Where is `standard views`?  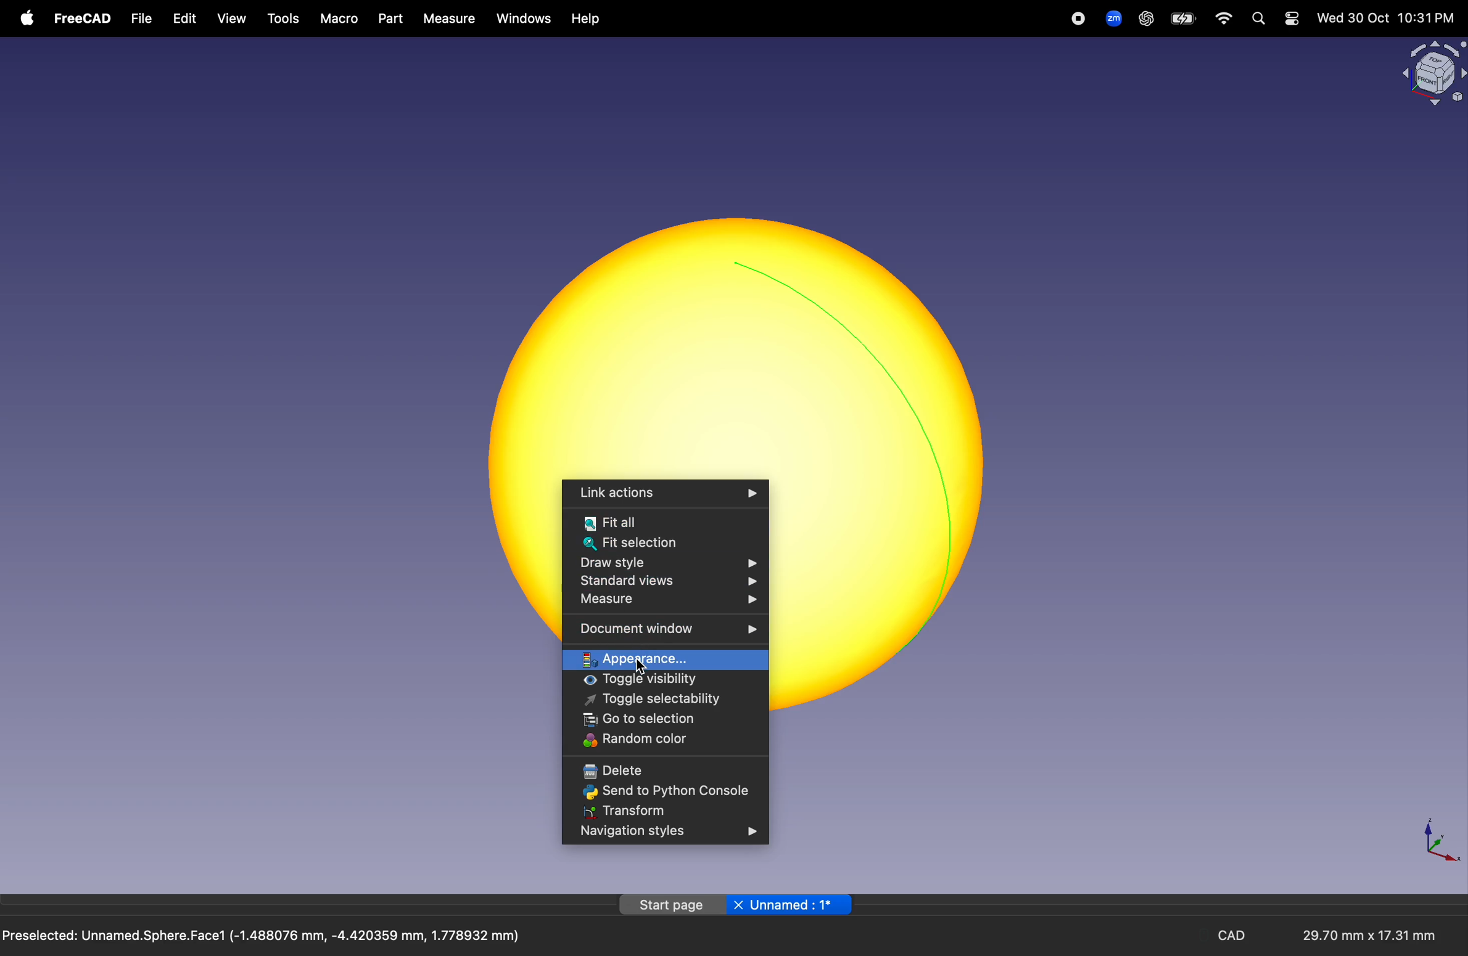 standard views is located at coordinates (672, 582).